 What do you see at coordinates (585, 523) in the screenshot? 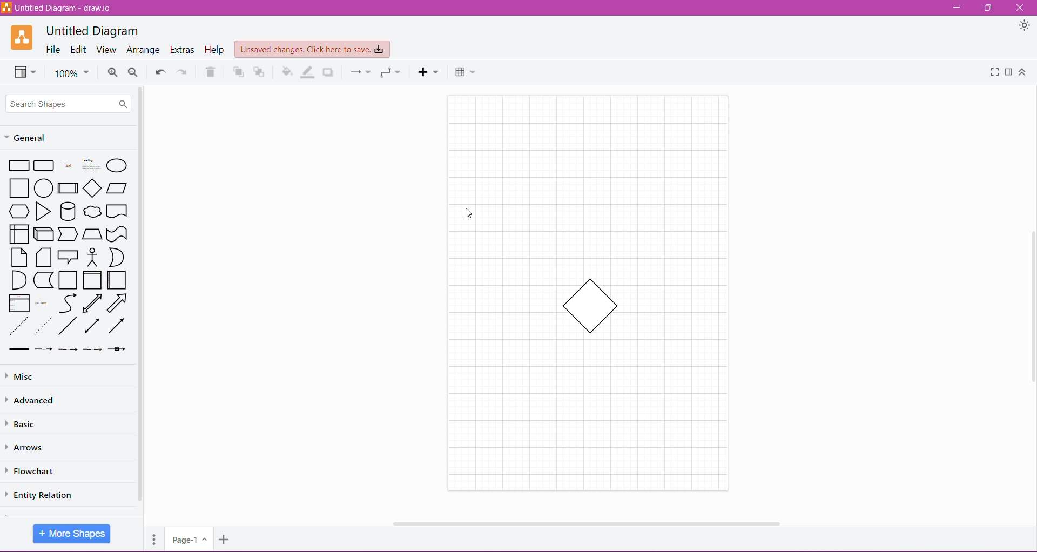
I see `Horizontal Scroll Bar` at bounding box center [585, 523].